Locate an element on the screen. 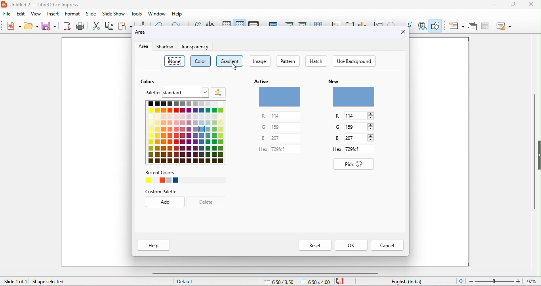  new is located at coordinates (14, 25).